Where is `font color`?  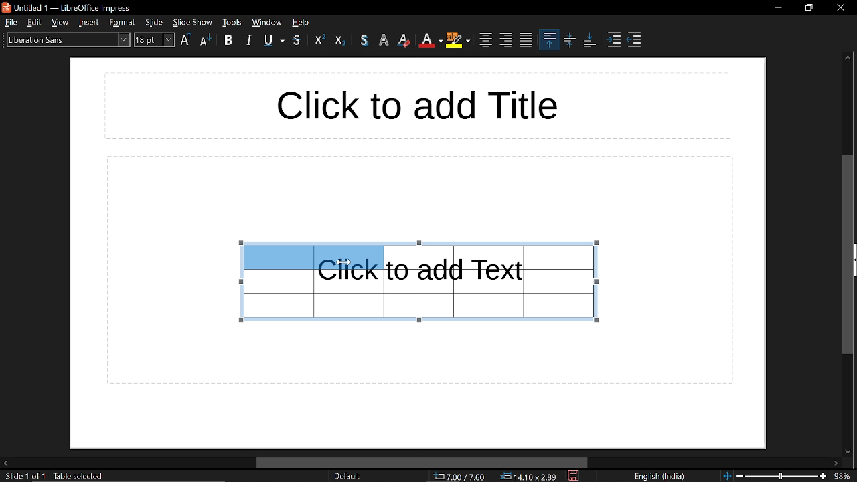
font color is located at coordinates (430, 41).